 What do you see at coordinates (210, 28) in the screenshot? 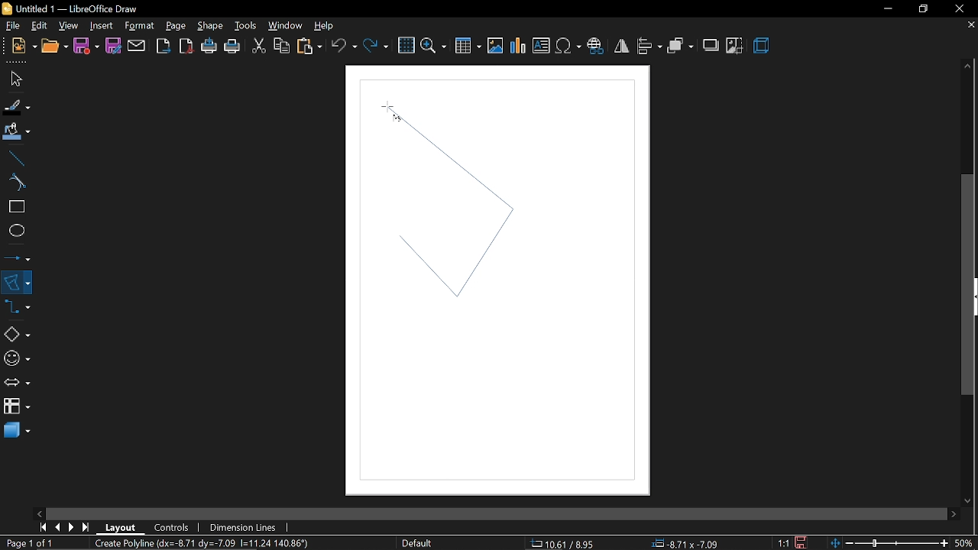
I see `shape` at bounding box center [210, 28].